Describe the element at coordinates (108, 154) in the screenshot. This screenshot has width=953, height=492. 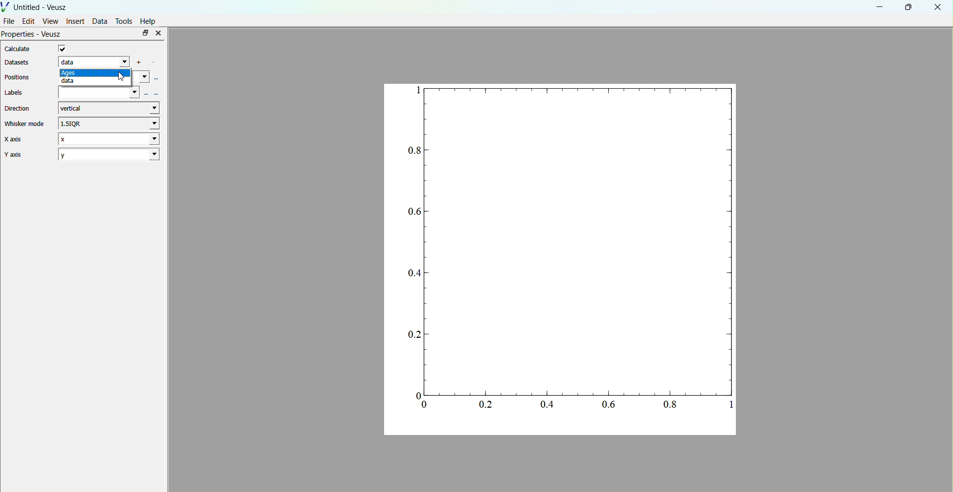
I see `2` at that location.